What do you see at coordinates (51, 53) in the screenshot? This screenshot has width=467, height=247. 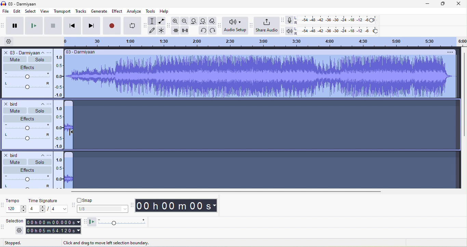 I see `open menu` at bounding box center [51, 53].